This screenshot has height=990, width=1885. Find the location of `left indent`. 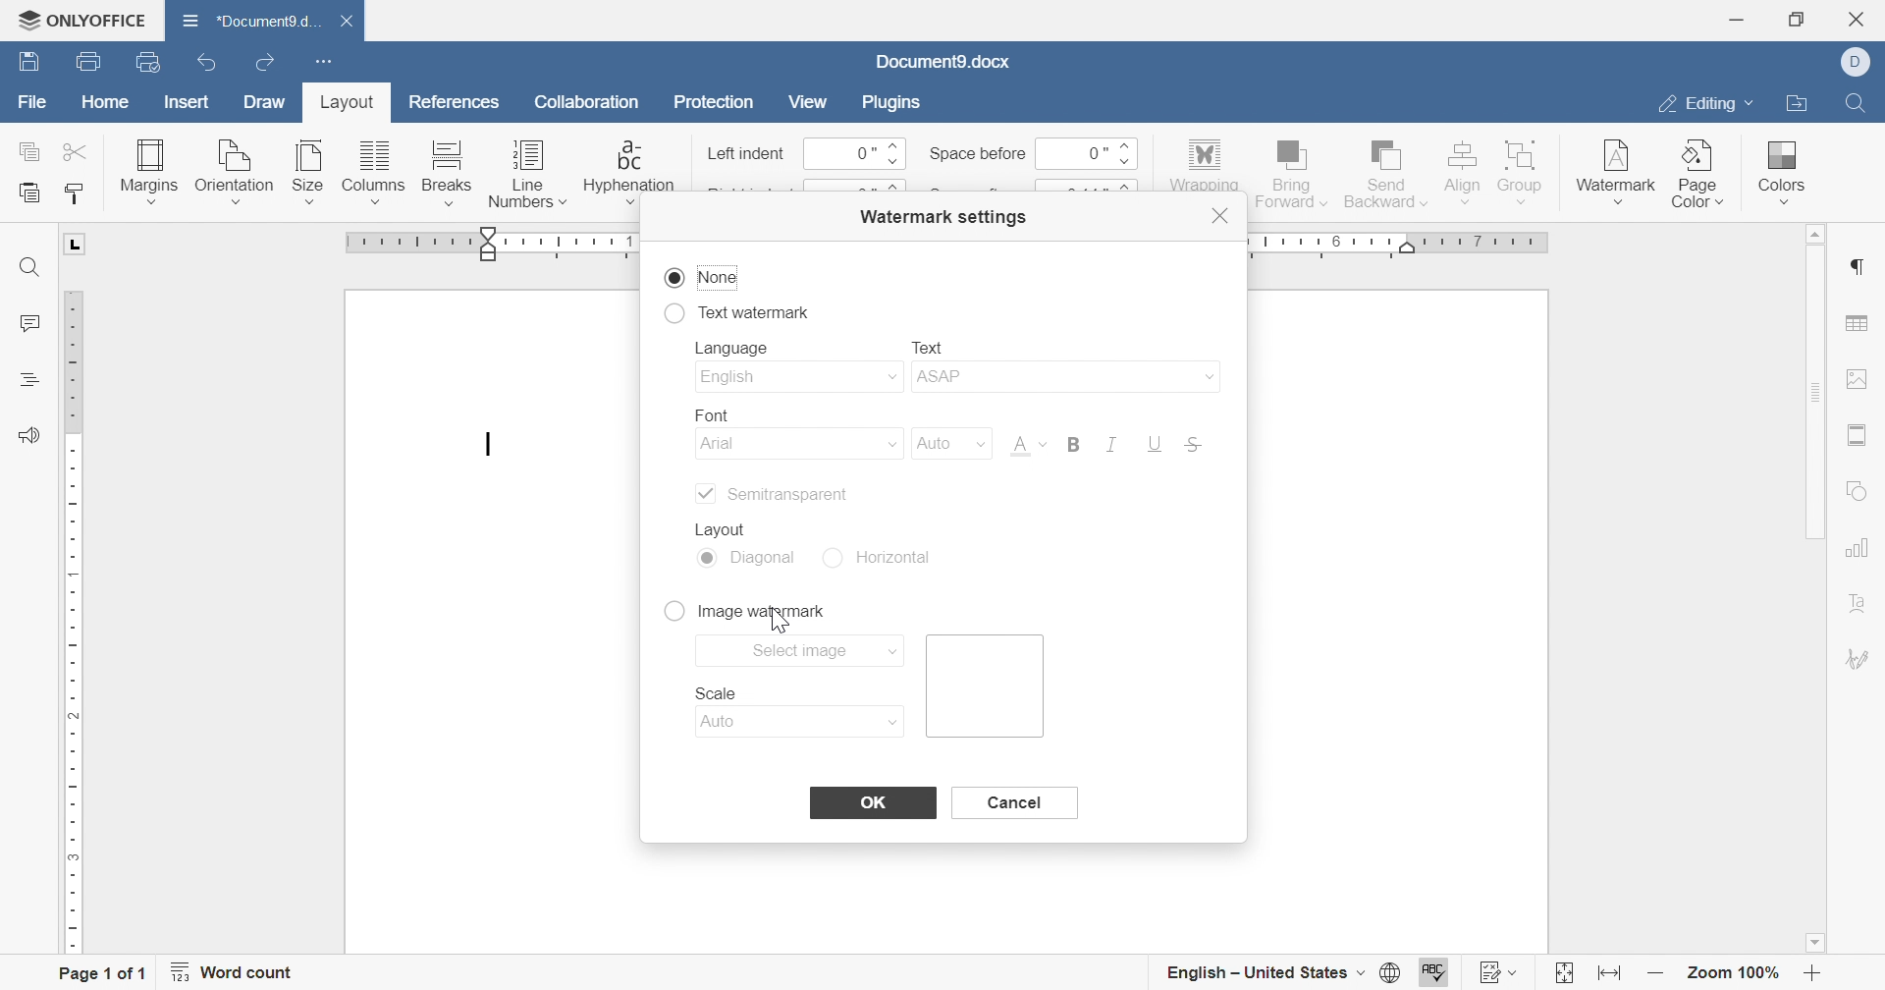

left indent is located at coordinates (747, 155).